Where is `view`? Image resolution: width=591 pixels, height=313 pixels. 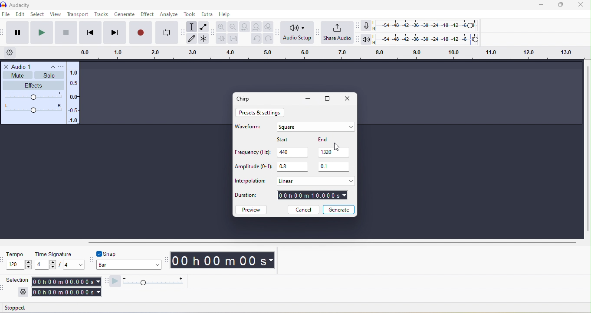 view is located at coordinates (55, 14).